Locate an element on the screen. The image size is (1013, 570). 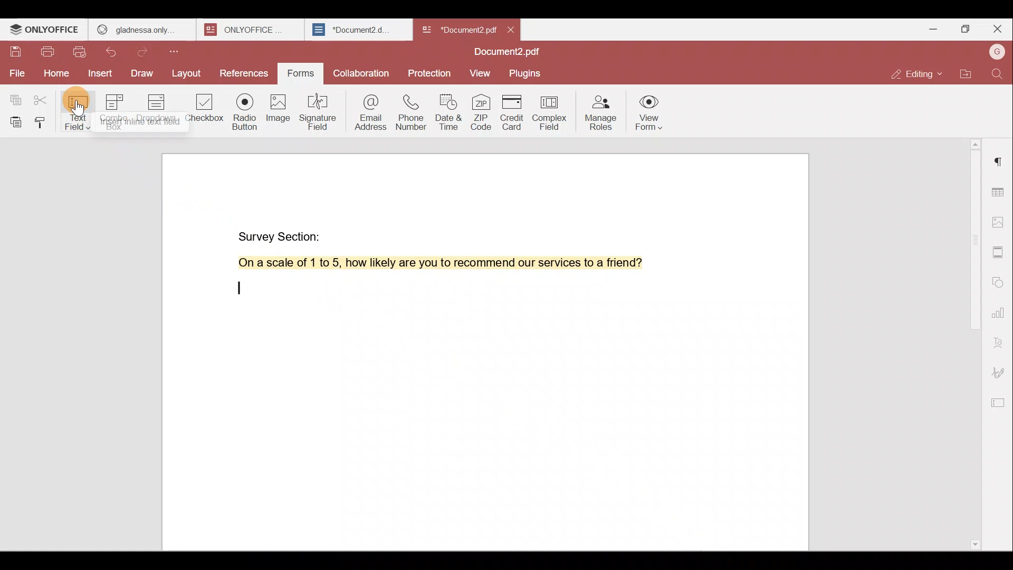
ZIP code is located at coordinates (482, 111).